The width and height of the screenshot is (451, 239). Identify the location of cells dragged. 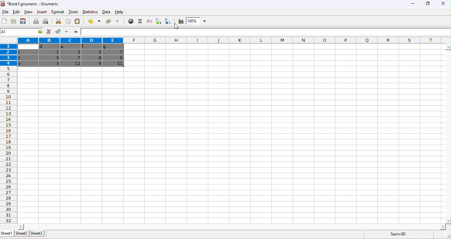
(71, 56).